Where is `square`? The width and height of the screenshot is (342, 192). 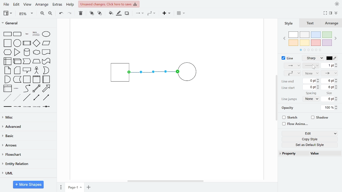
square is located at coordinates (8, 43).